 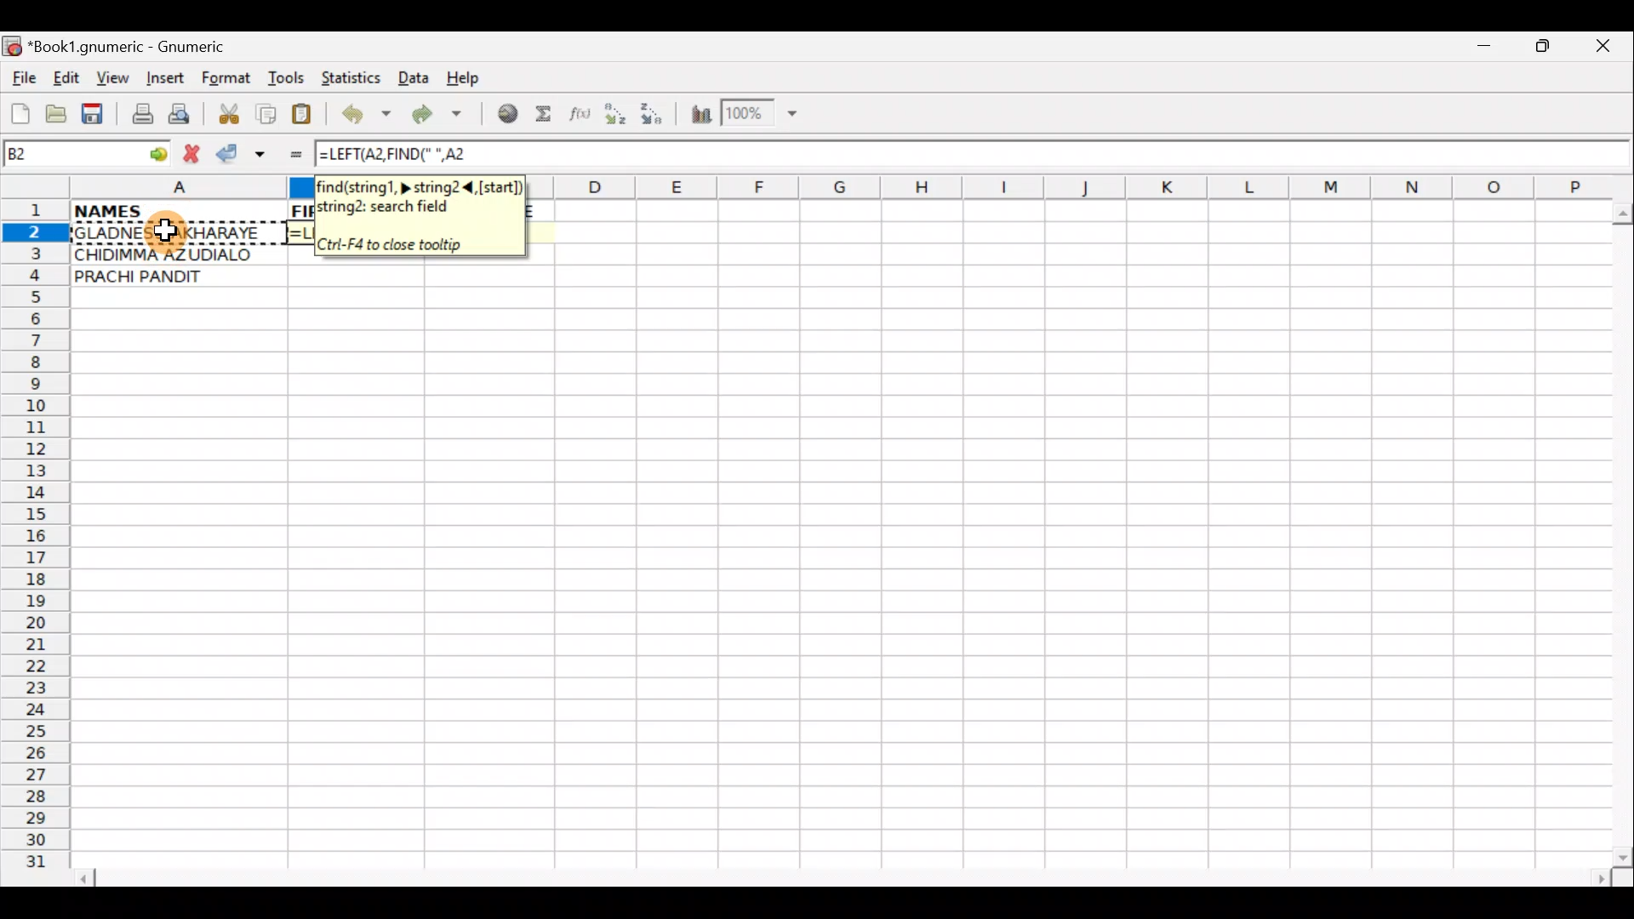 I want to click on NAMES, so click(x=177, y=213).